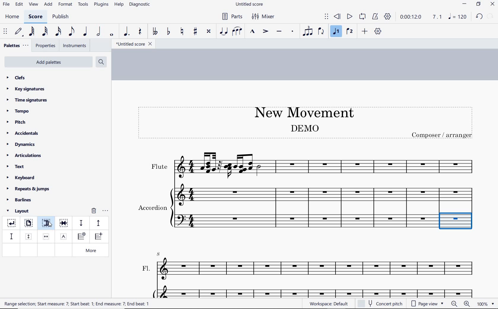  Describe the element at coordinates (28, 224) in the screenshot. I see `page break` at that location.